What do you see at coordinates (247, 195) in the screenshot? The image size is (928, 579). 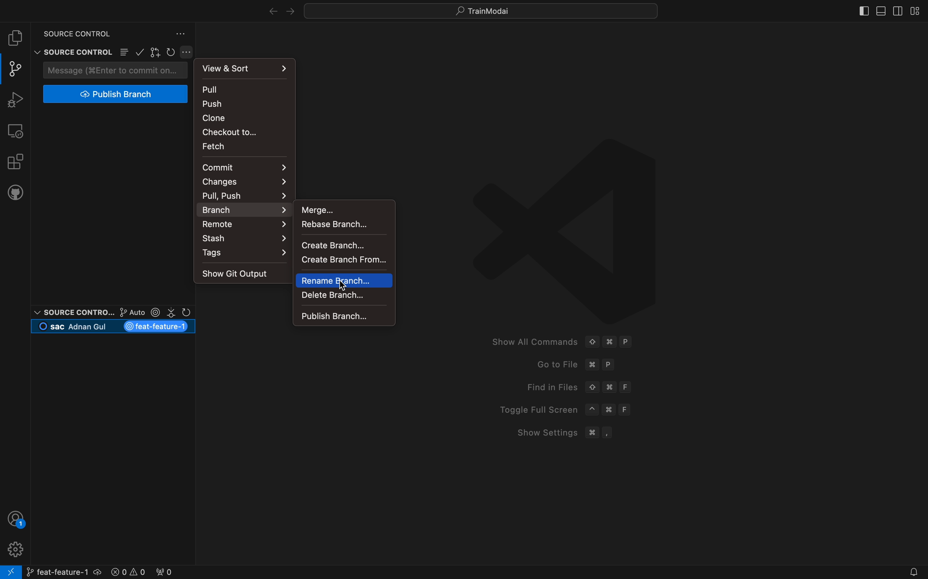 I see `pull ,push` at bounding box center [247, 195].